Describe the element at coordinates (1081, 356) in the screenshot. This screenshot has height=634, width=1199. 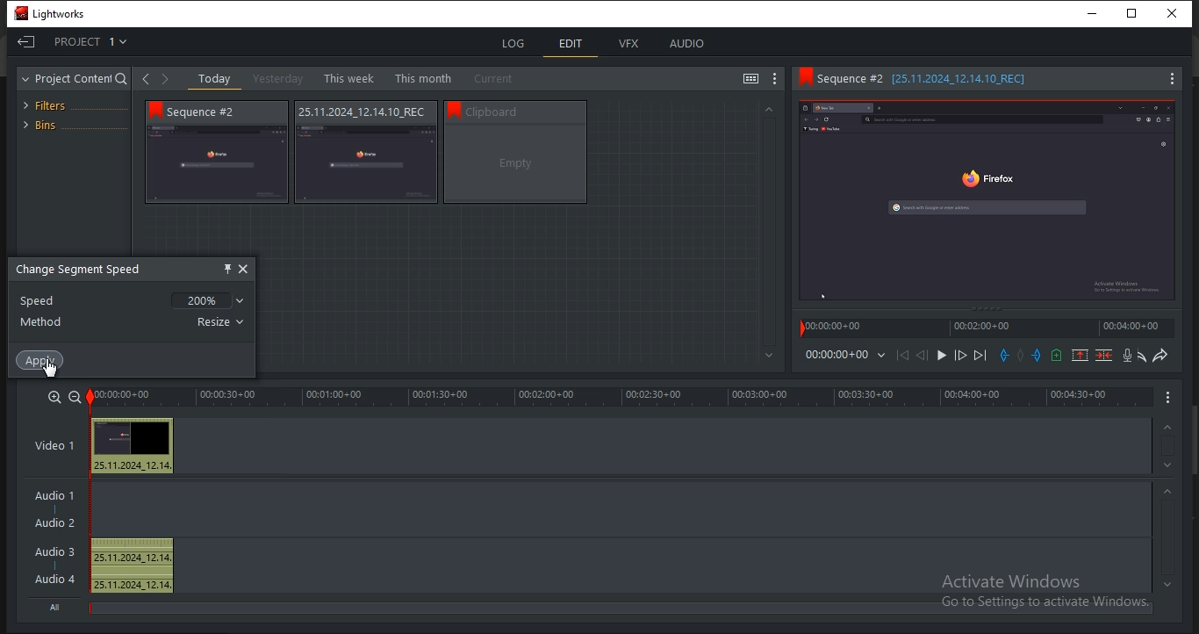
I see `remove a marked section` at that location.